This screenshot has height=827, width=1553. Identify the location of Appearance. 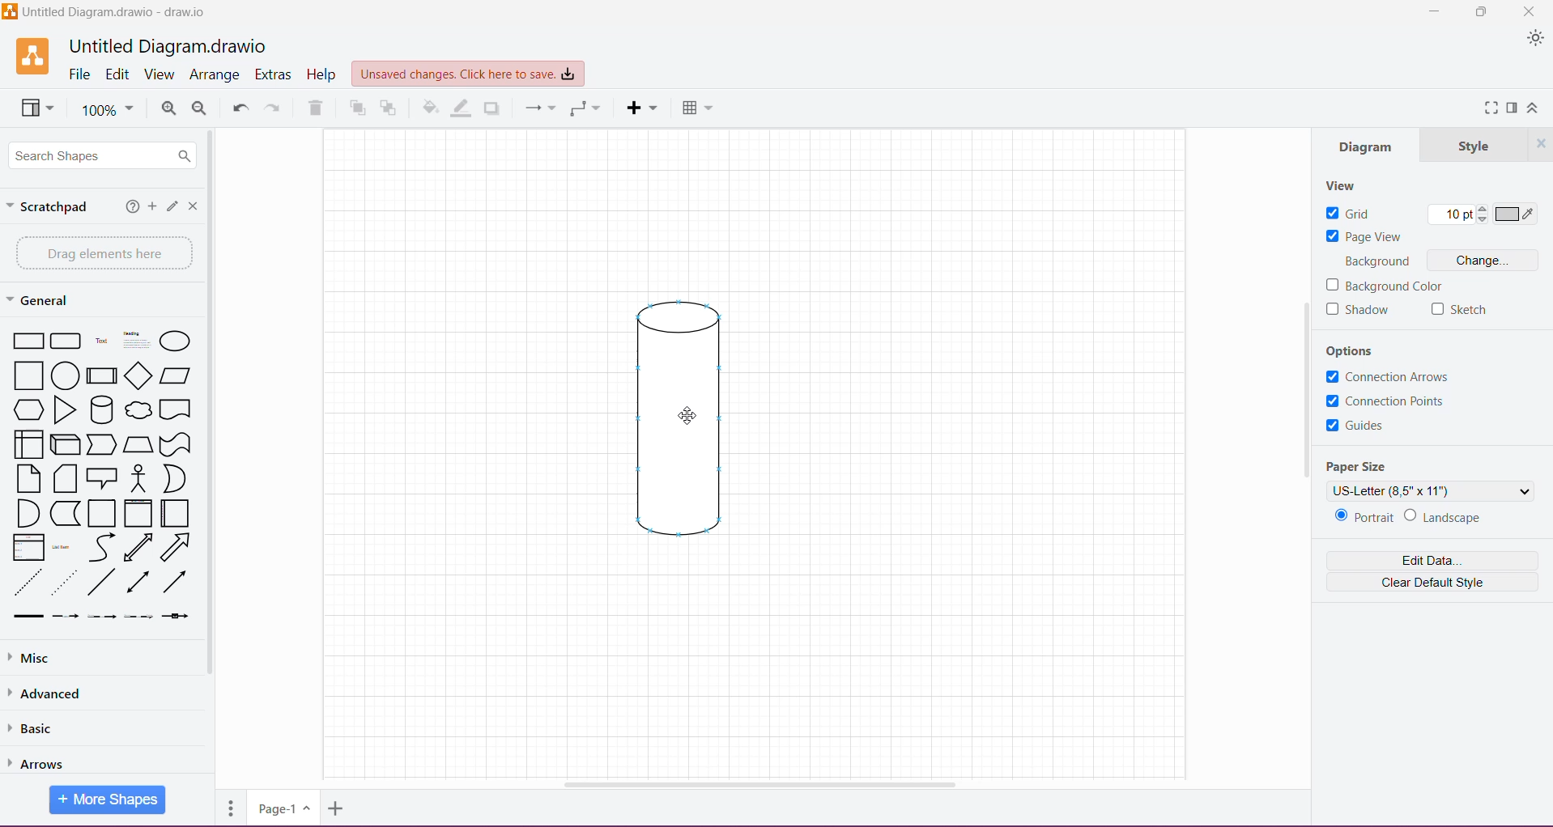
(1533, 38).